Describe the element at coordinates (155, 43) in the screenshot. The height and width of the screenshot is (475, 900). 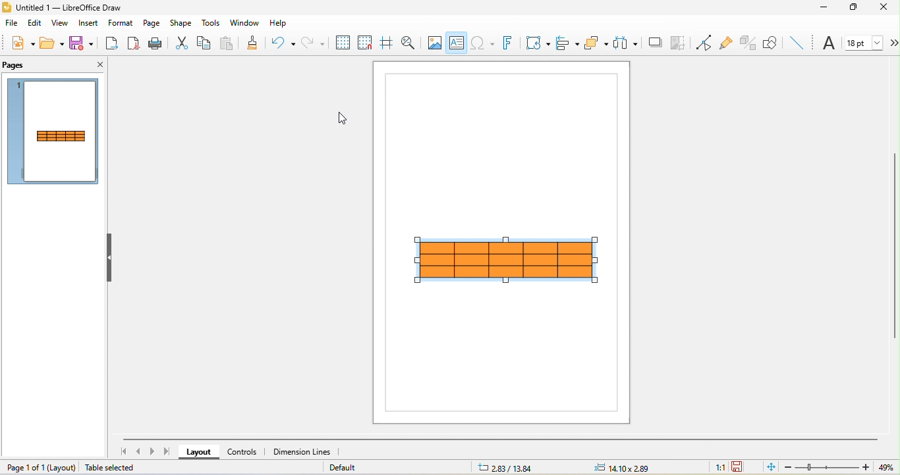
I see `print` at that location.